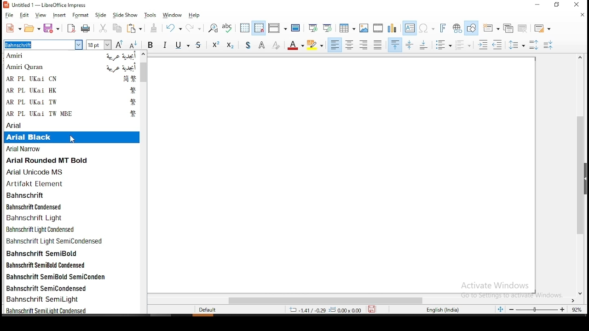 The image size is (589, 331). I want to click on default, so click(210, 310).